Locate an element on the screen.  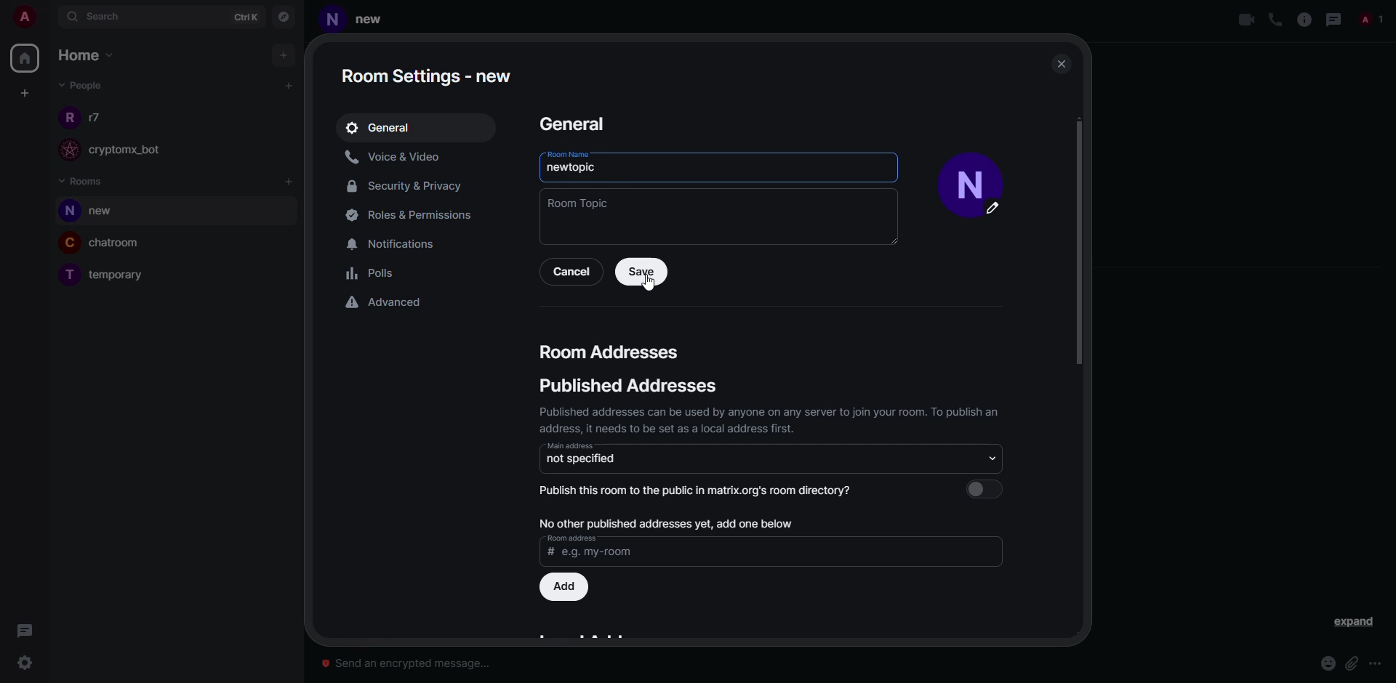
room addresses is located at coordinates (611, 351).